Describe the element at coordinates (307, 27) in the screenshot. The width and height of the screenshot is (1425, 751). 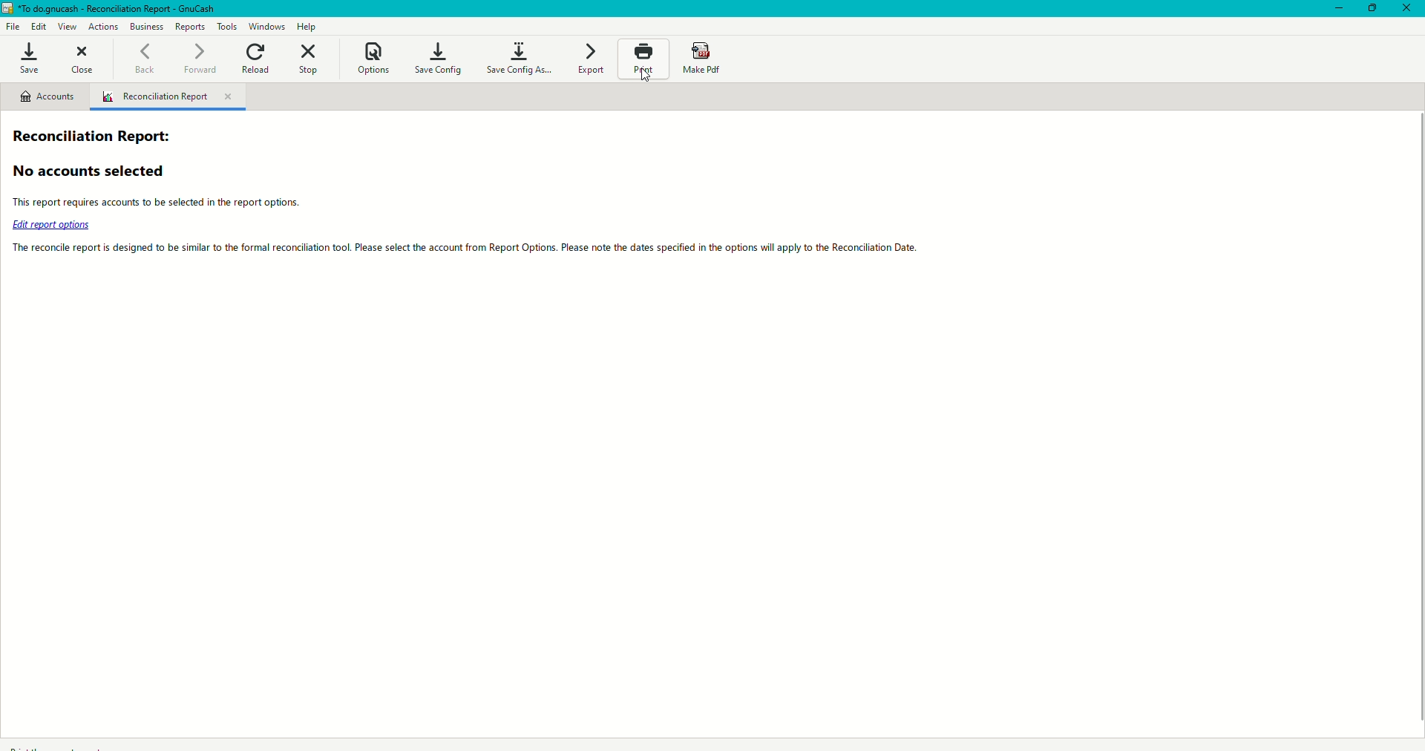
I see `Help` at that location.